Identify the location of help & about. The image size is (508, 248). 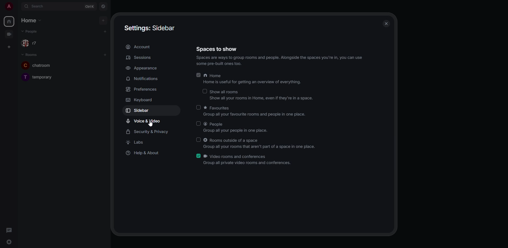
(142, 153).